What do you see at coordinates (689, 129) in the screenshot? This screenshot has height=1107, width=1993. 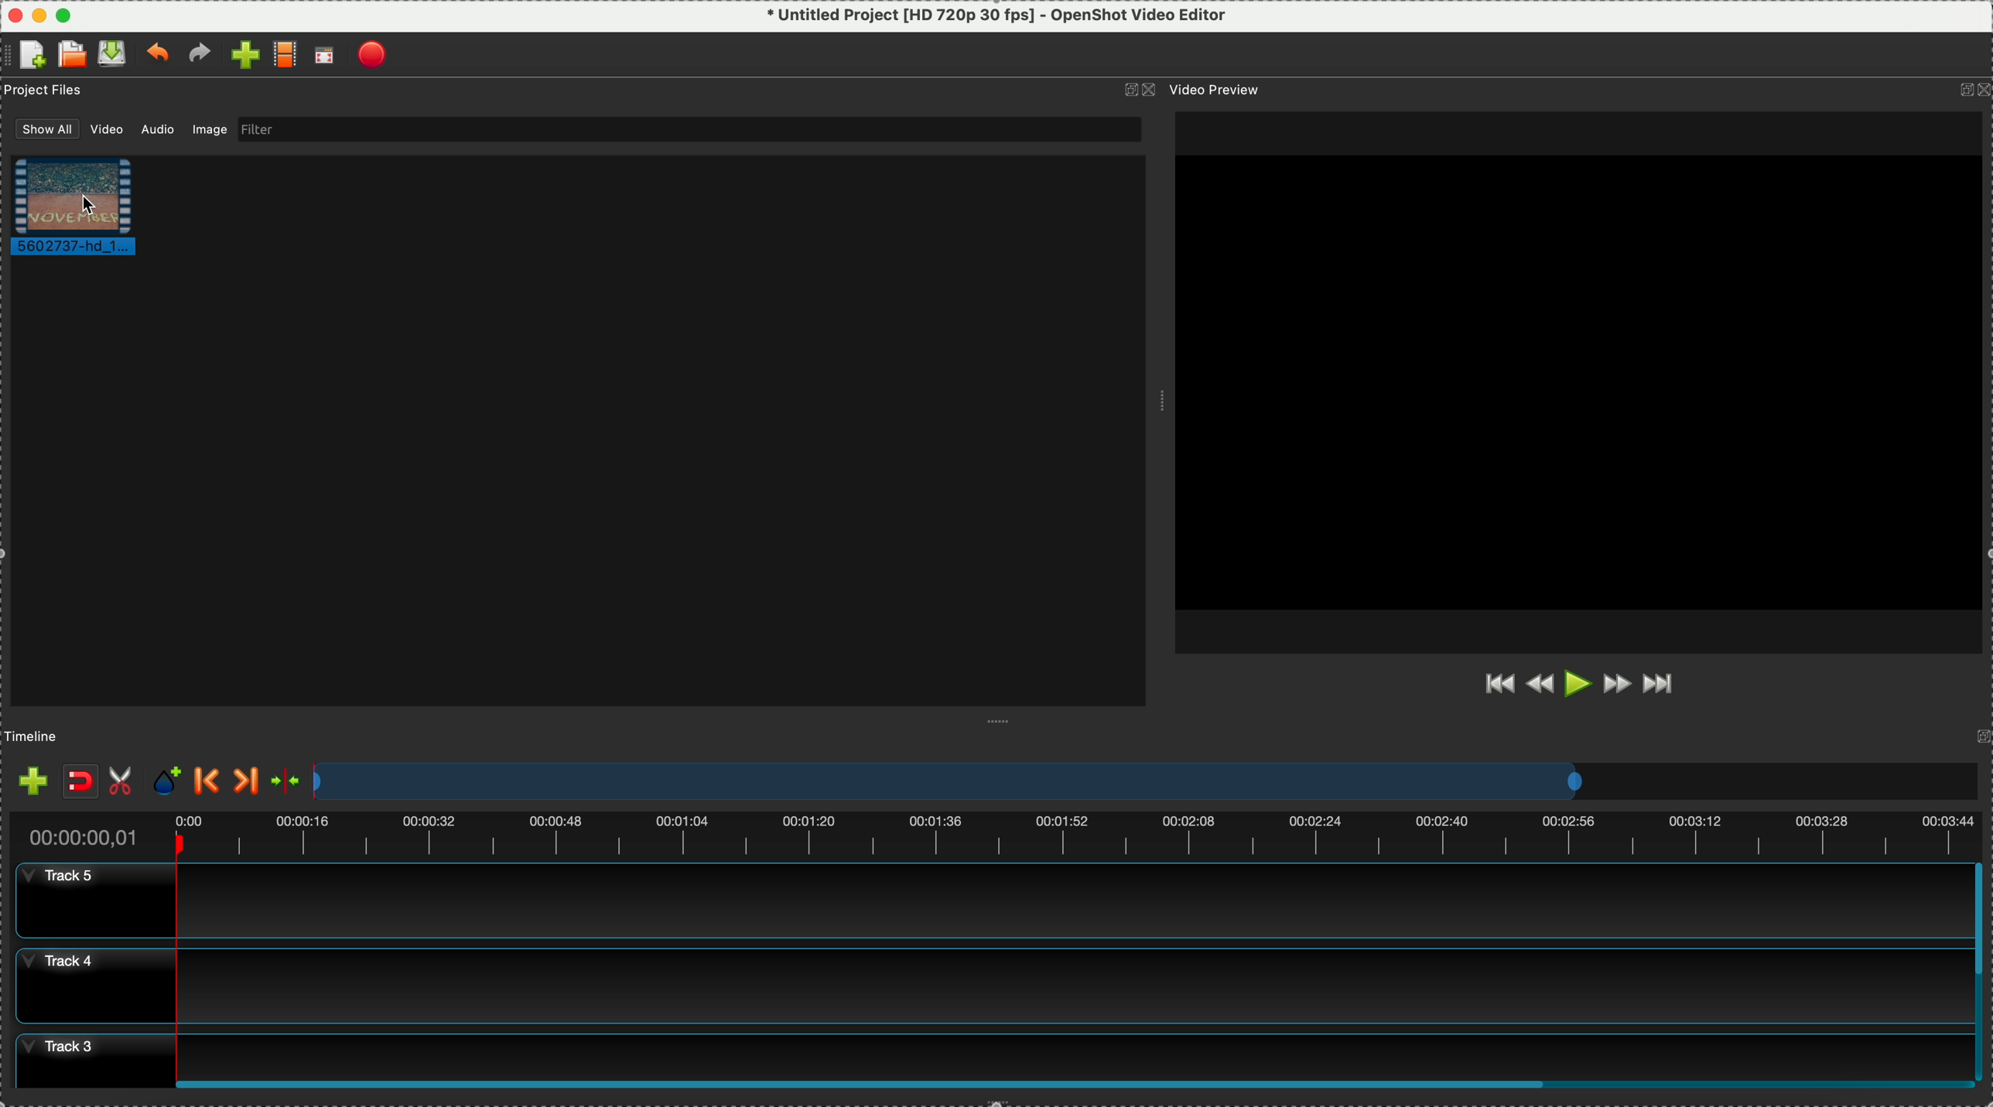 I see `filter` at bounding box center [689, 129].